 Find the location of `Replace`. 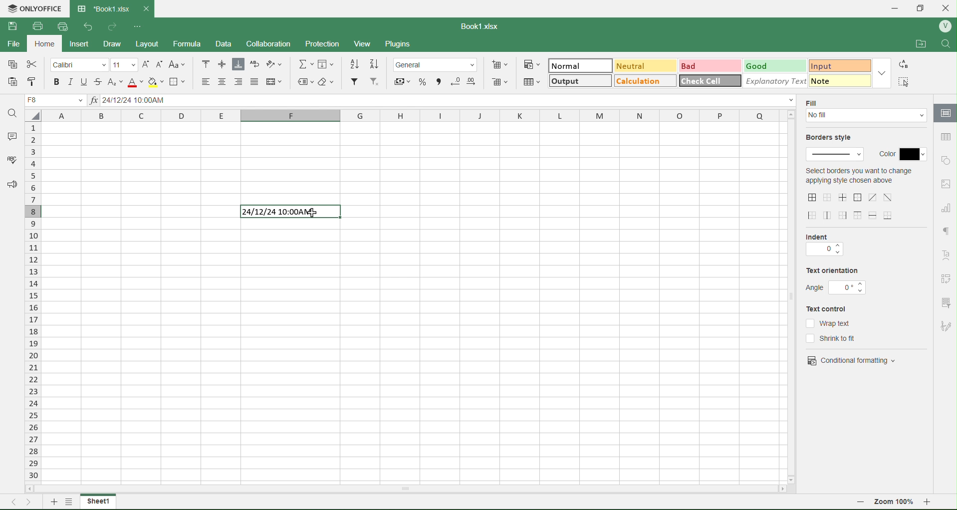

Replace is located at coordinates (905, 64).